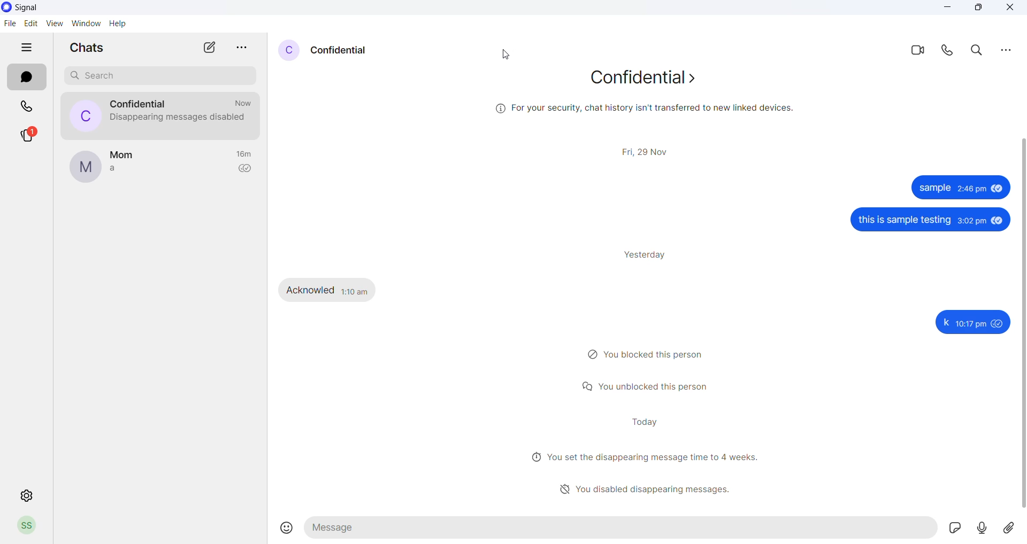  What do you see at coordinates (643, 151) in the screenshot?
I see `` at bounding box center [643, 151].